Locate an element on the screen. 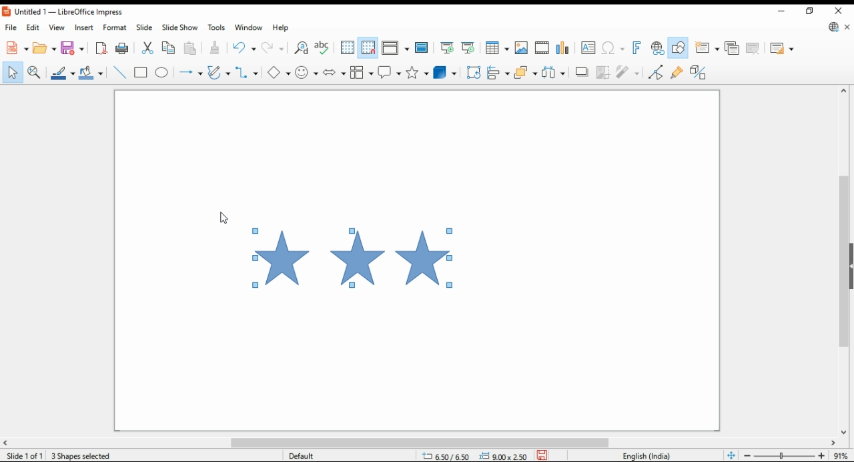 The height and width of the screenshot is (462, 854). connectors is located at coordinates (246, 70).